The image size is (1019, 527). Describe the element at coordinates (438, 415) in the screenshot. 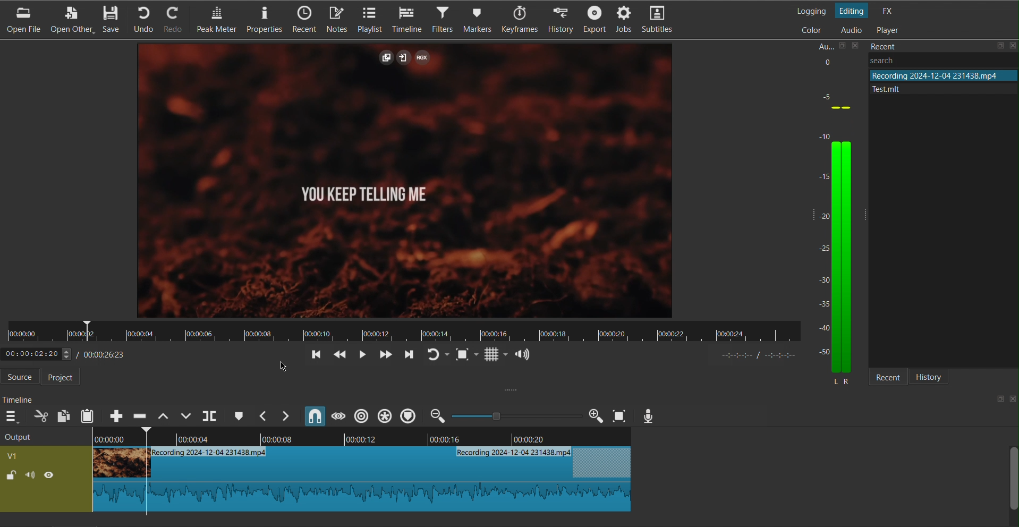

I see `zoom out` at that location.